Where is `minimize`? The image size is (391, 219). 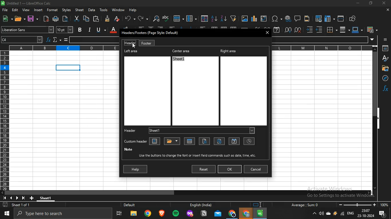 minimize is located at coordinates (357, 3).